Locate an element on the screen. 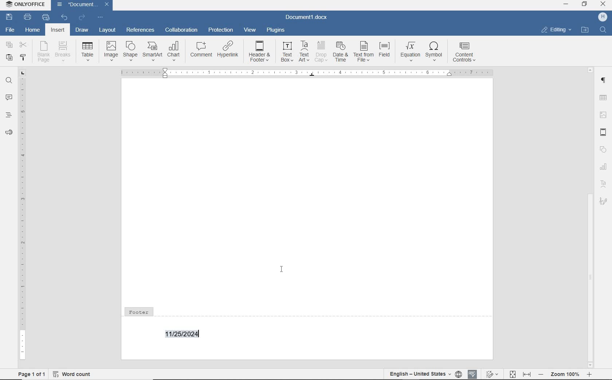 The height and width of the screenshot is (380, 612). restore down is located at coordinates (585, 5).